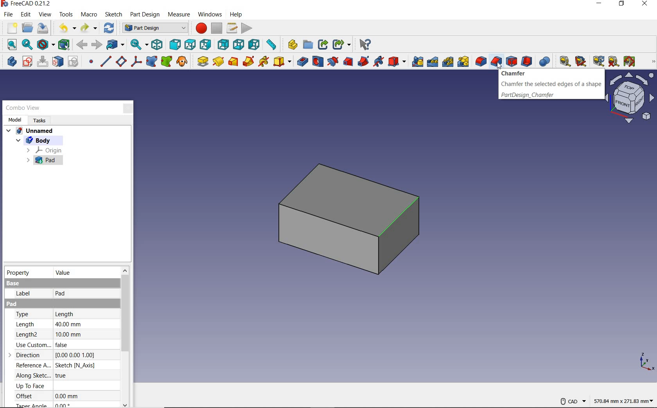 This screenshot has height=408, width=657. Describe the element at coordinates (247, 28) in the screenshot. I see `execute macro` at that location.